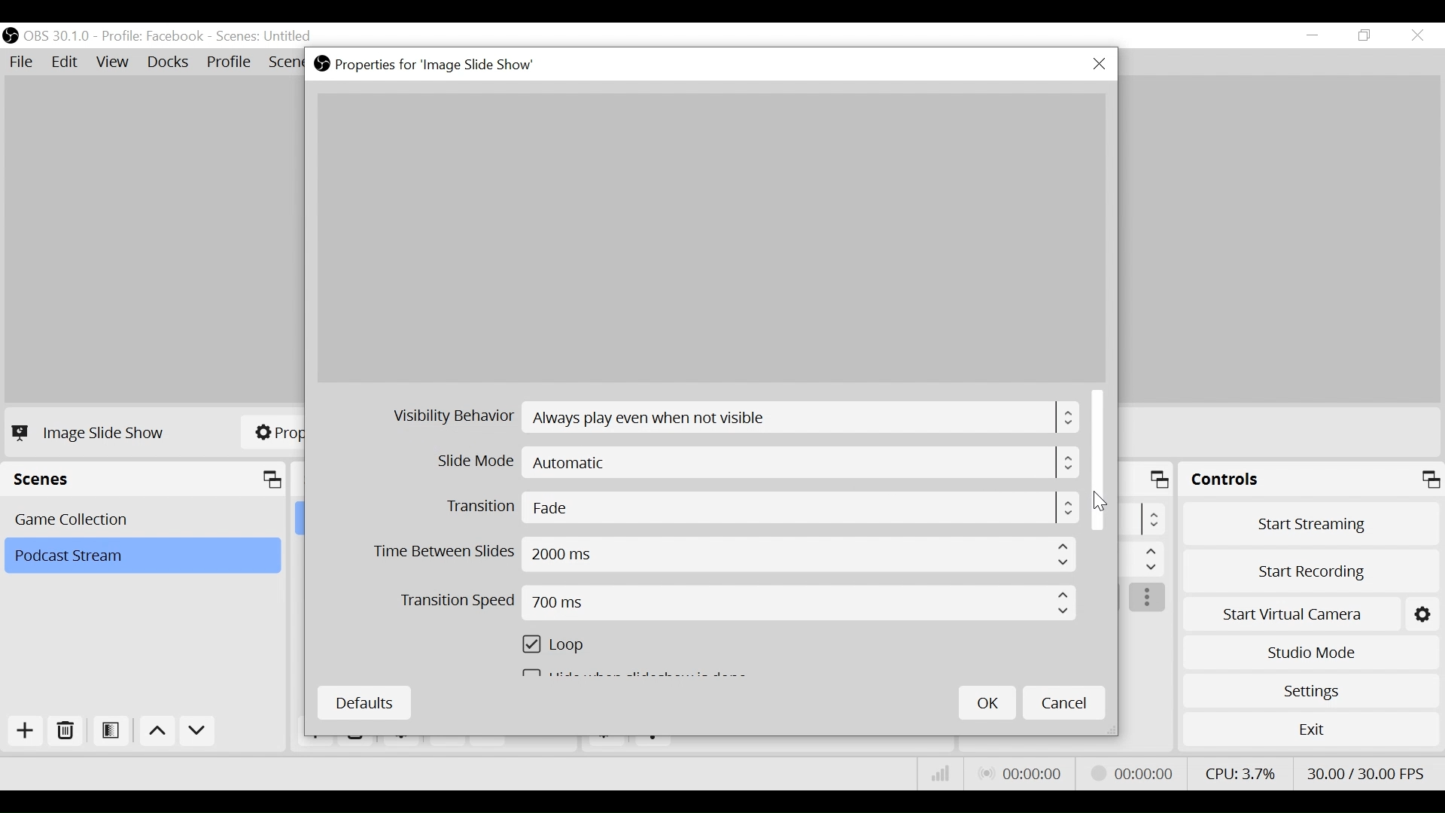 The height and width of the screenshot is (813, 1445). What do you see at coordinates (114, 732) in the screenshot?
I see `Open Scene Filter` at bounding box center [114, 732].